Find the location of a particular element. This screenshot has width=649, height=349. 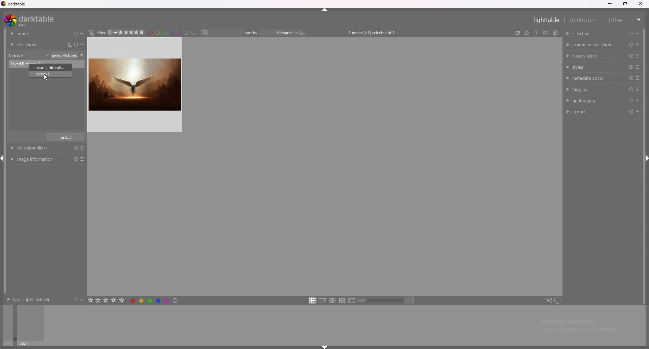

filename is located at coordinates (282, 32).